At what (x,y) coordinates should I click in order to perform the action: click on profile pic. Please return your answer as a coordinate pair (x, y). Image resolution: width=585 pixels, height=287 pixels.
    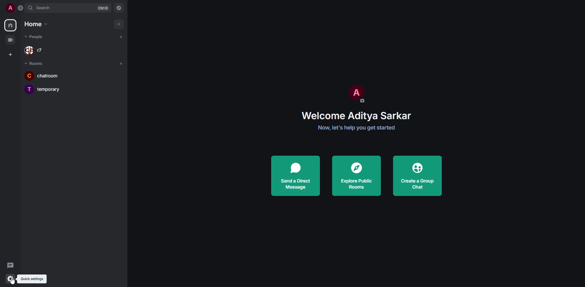
    Looking at the image, I should click on (356, 92).